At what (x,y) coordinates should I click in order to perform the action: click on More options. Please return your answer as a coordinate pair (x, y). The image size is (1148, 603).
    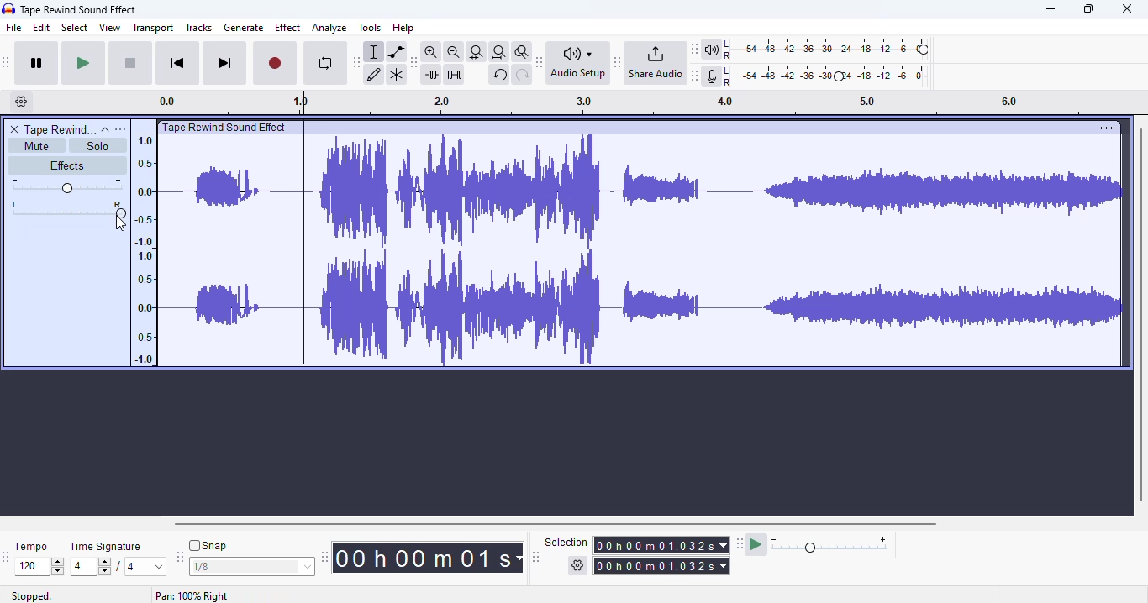
    Looking at the image, I should click on (1103, 128).